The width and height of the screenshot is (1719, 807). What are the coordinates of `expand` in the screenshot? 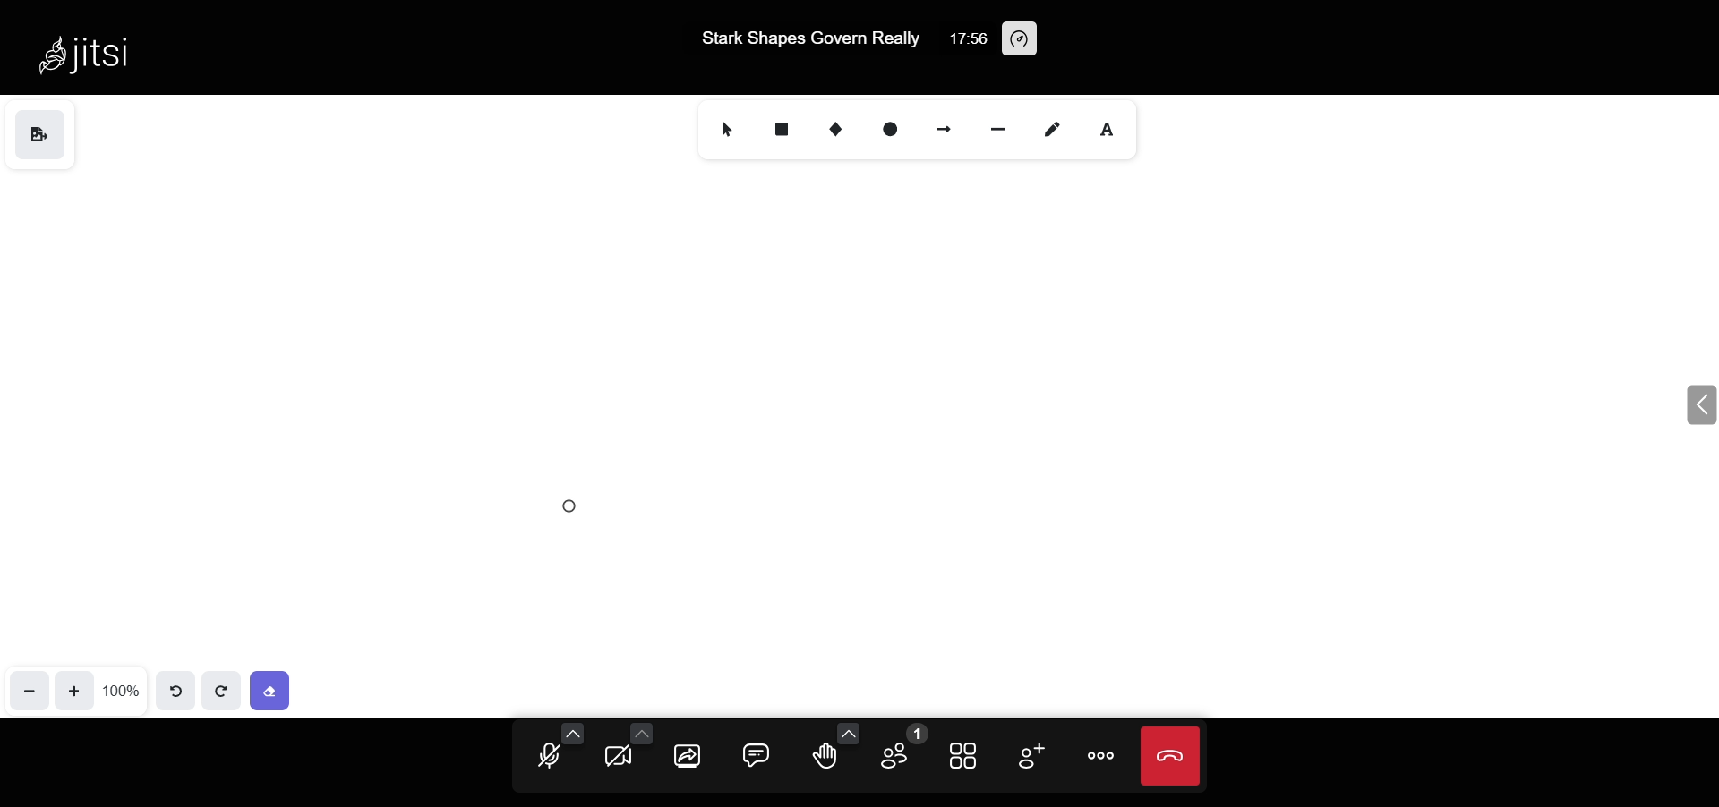 It's located at (1699, 406).